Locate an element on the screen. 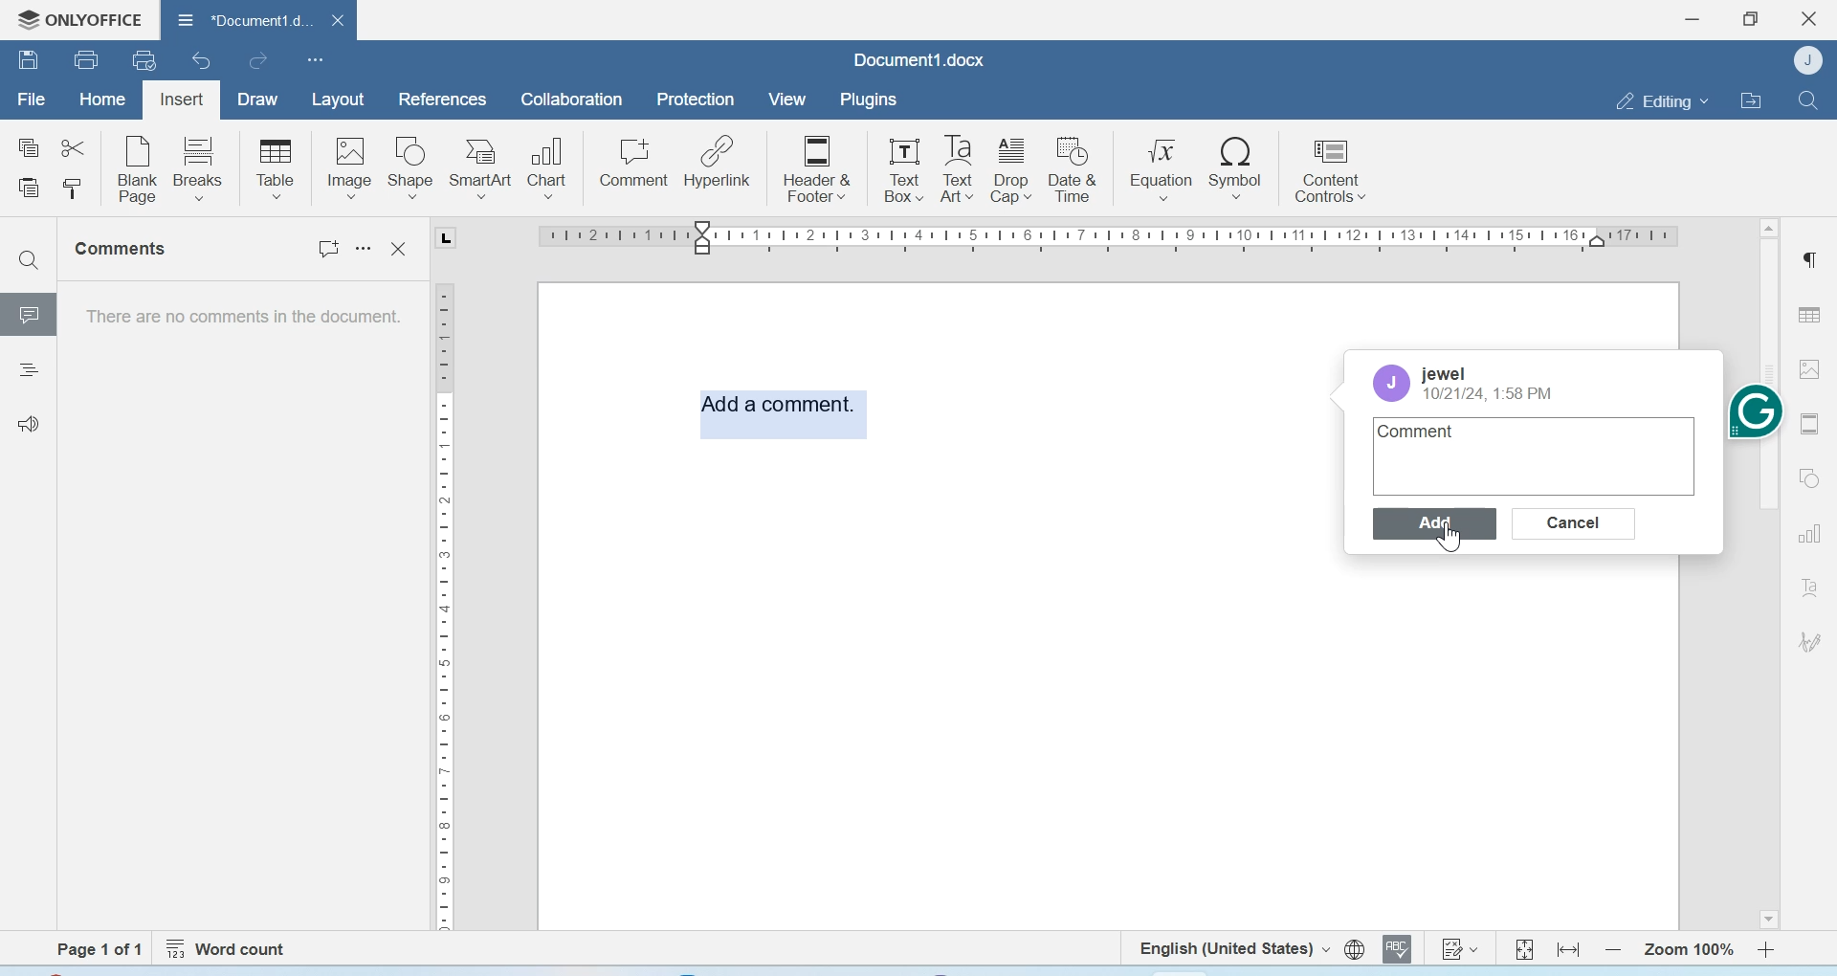 The width and height of the screenshot is (1837, 976). More is located at coordinates (366, 255).